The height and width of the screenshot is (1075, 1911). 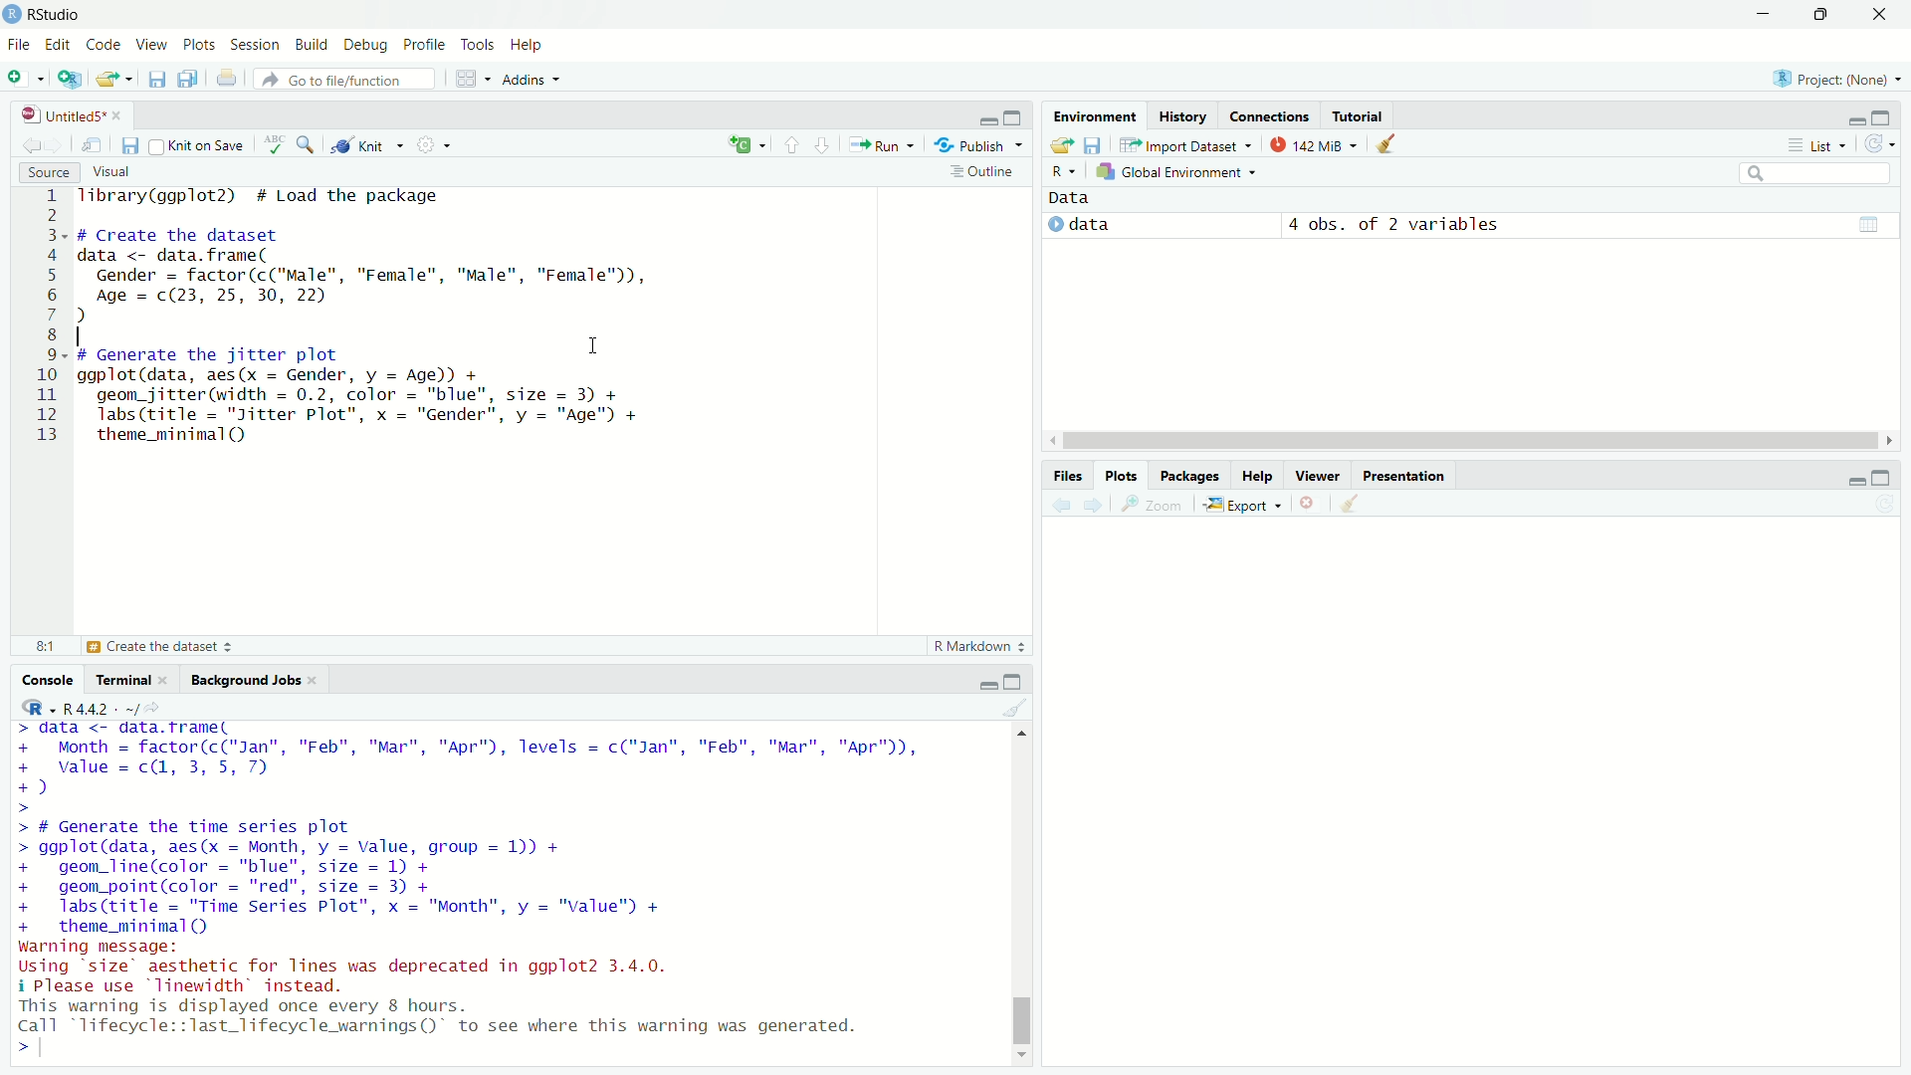 I want to click on addins, so click(x=531, y=79).